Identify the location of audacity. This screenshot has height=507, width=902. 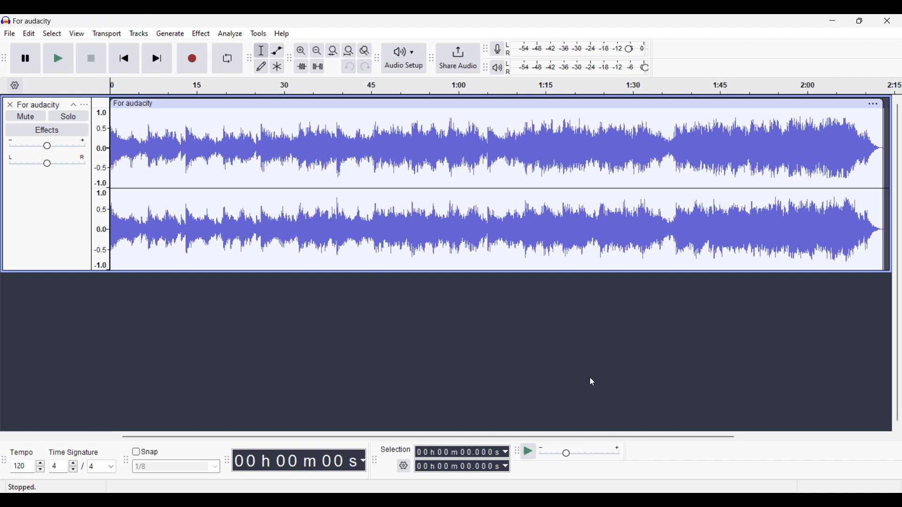
(132, 104).